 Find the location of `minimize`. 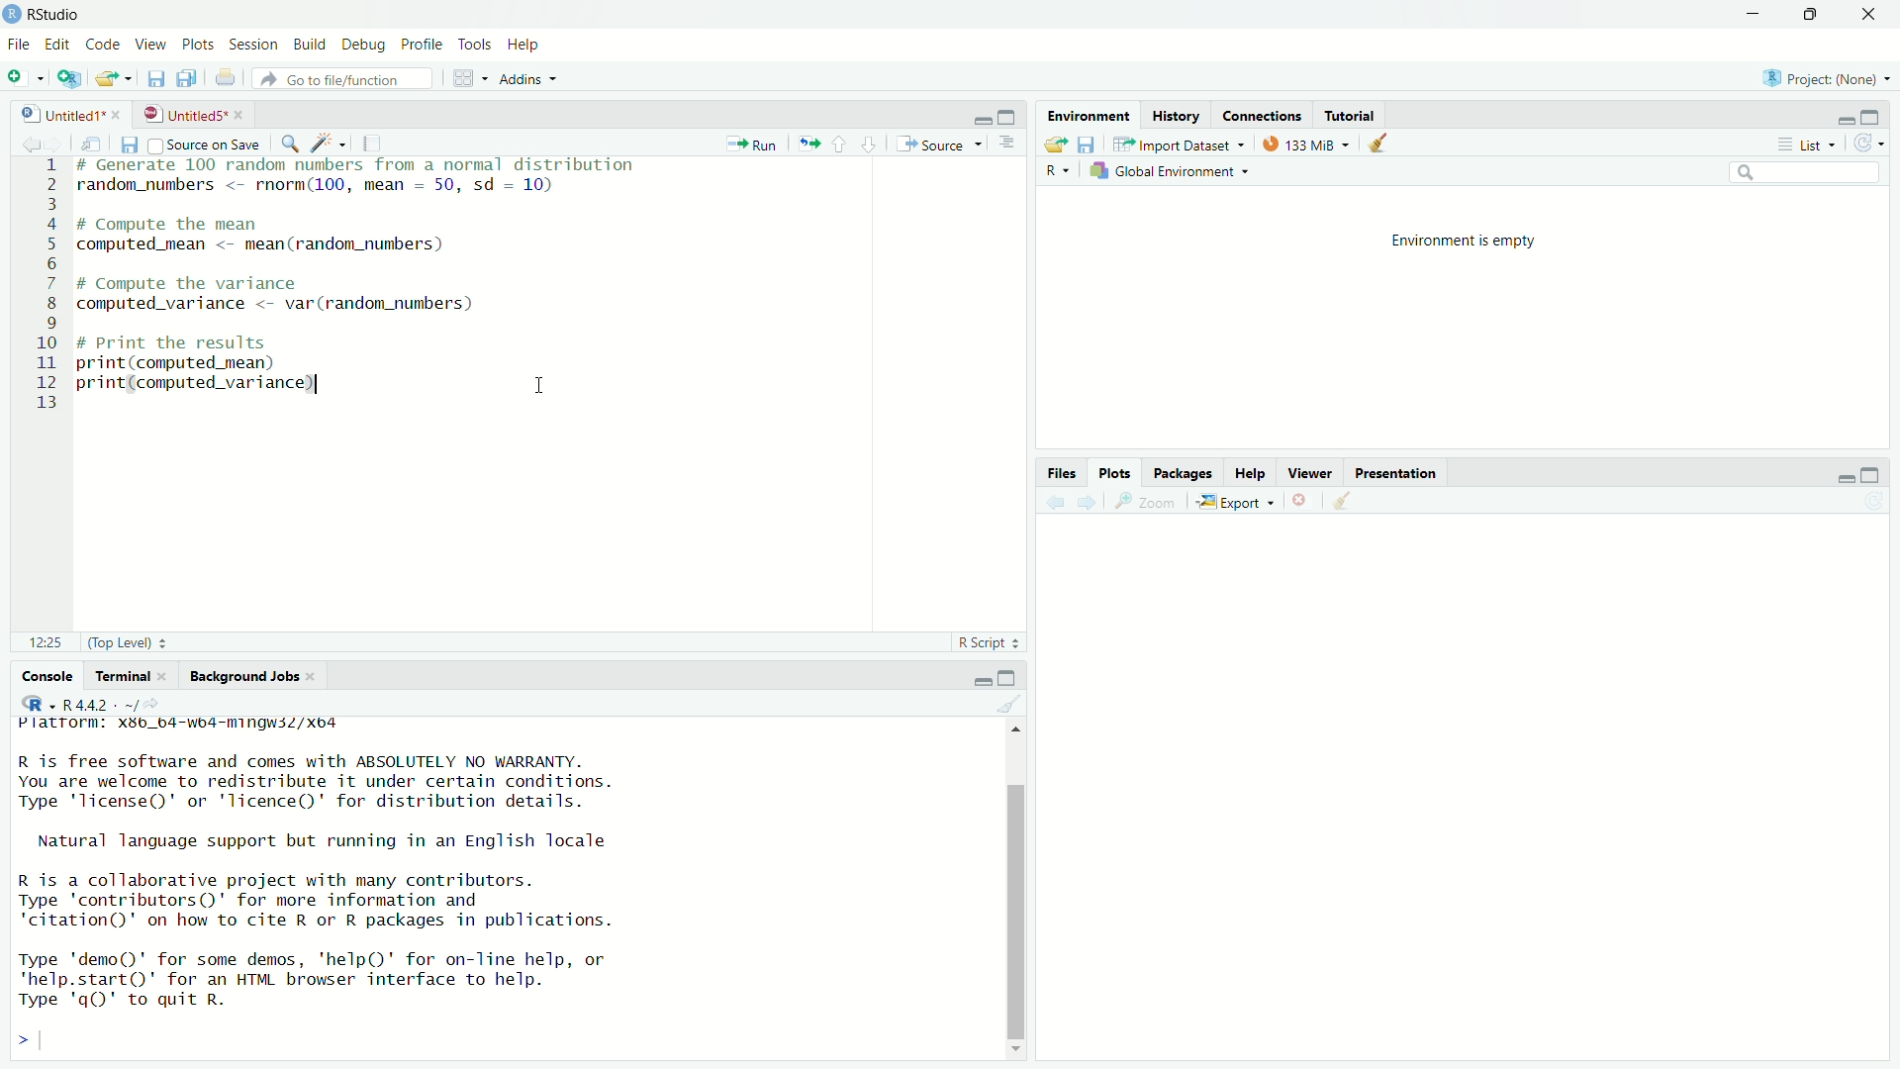

minimize is located at coordinates (1844, 477).